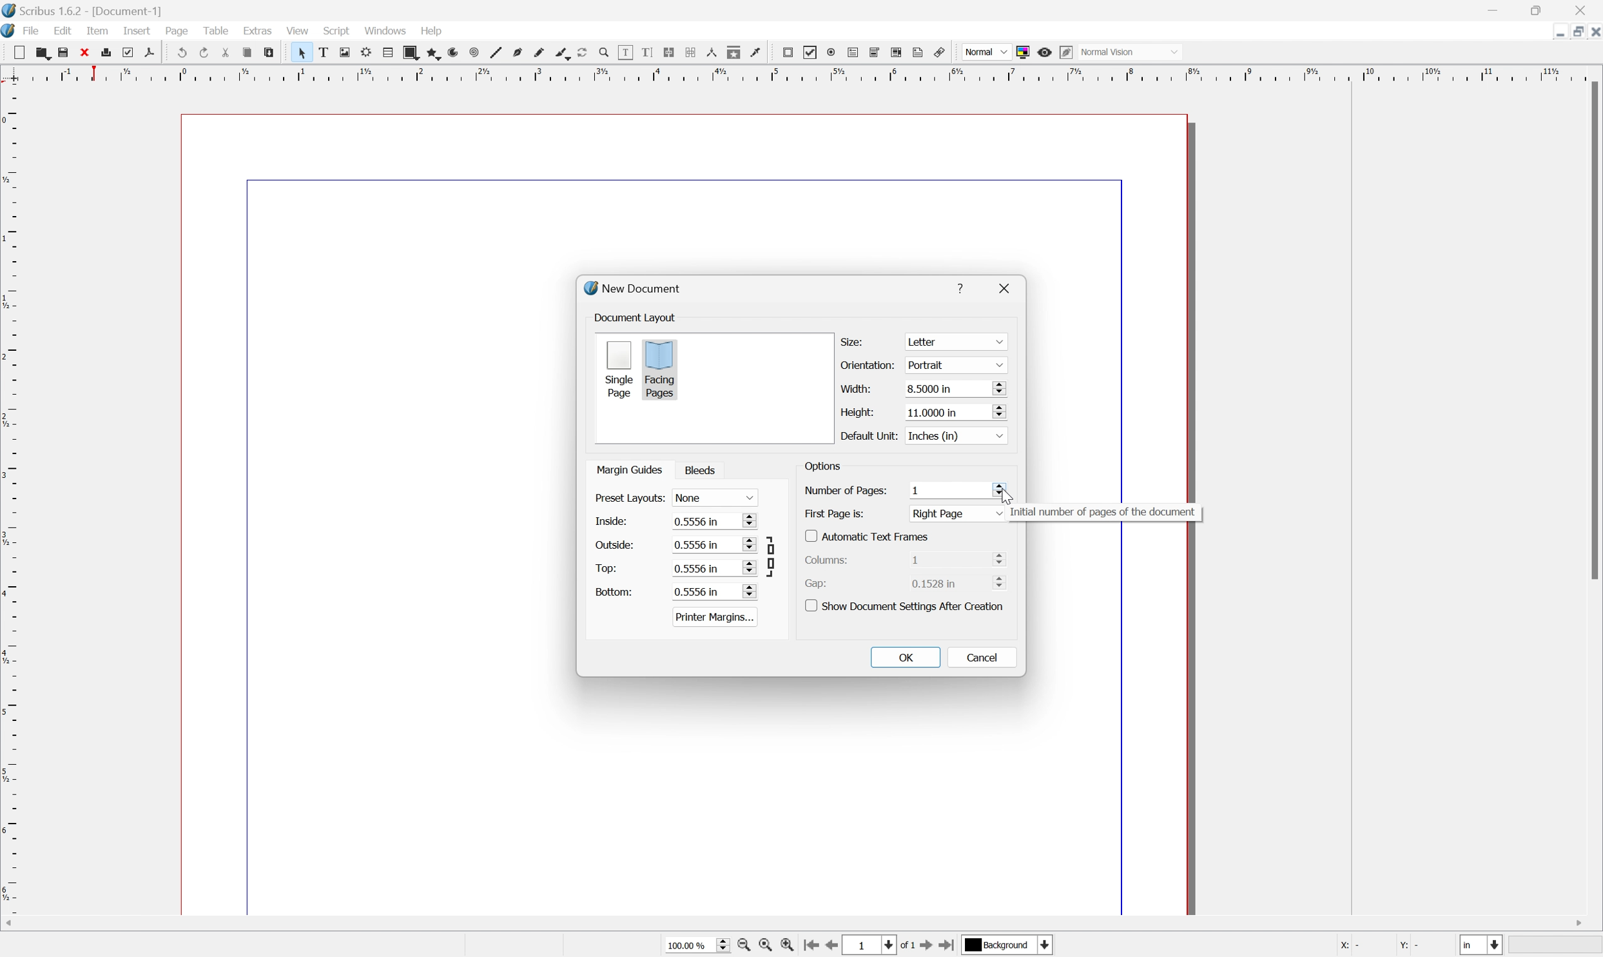 This screenshot has height=957, width=1603. Describe the element at coordinates (323, 53) in the screenshot. I see `Text frame` at that location.